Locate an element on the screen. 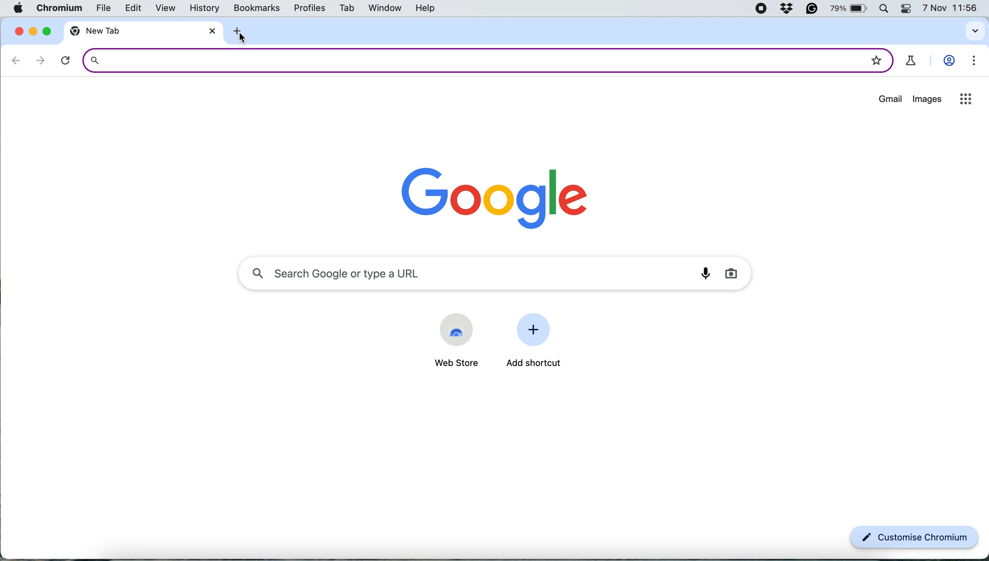 This screenshot has width=989, height=561. open new tab is located at coordinates (242, 30).